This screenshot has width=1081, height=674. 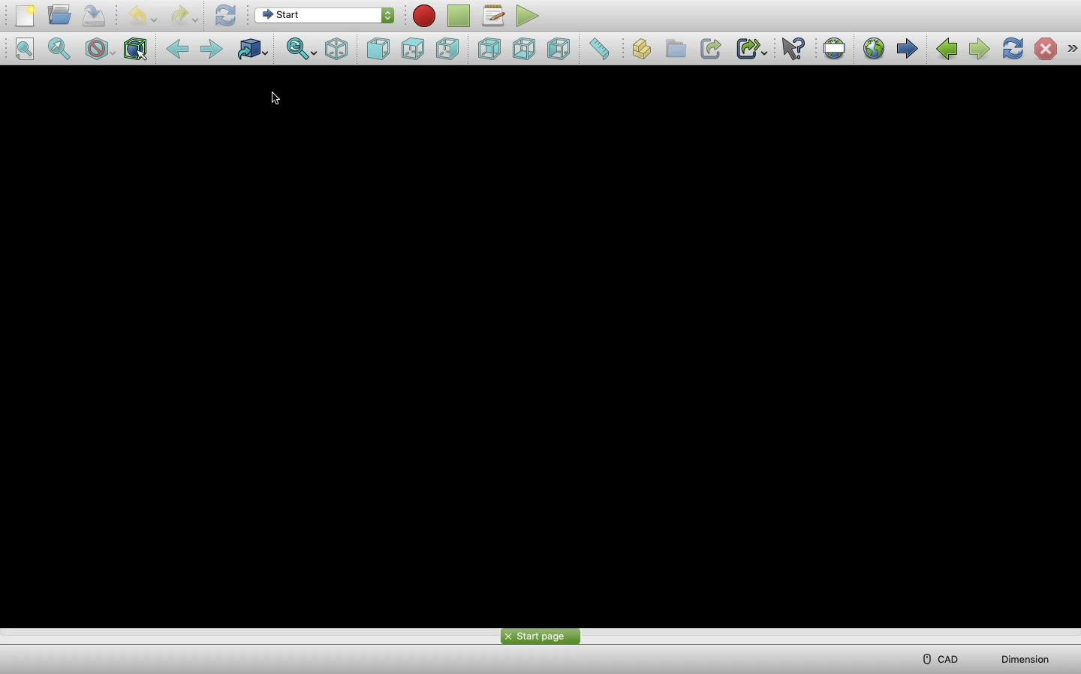 I want to click on Record Macro, so click(x=424, y=16).